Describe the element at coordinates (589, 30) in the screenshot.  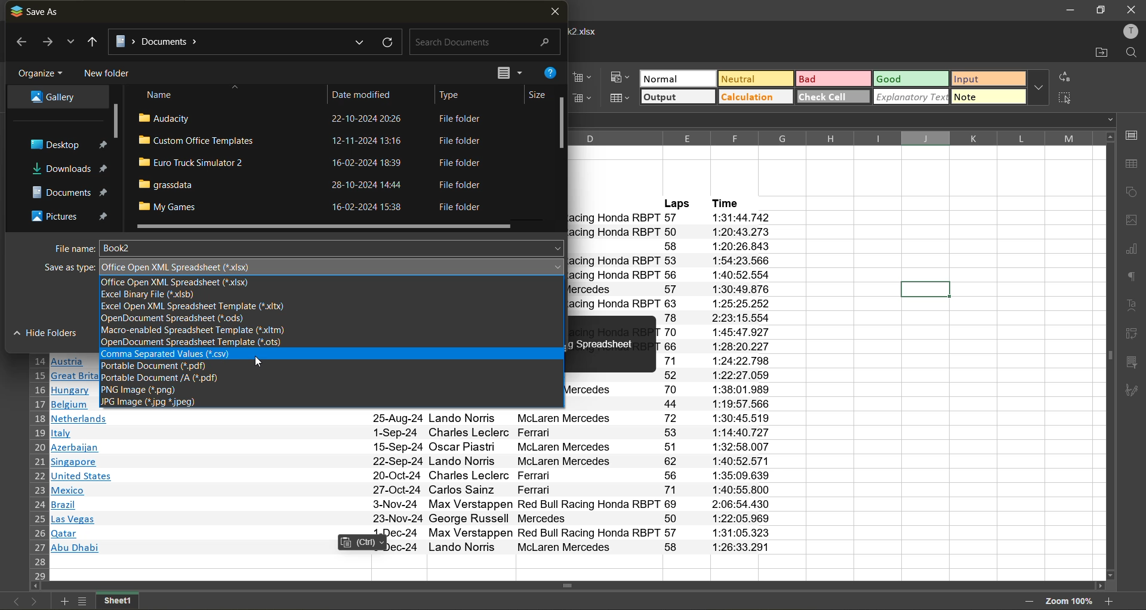
I see `filename` at that location.